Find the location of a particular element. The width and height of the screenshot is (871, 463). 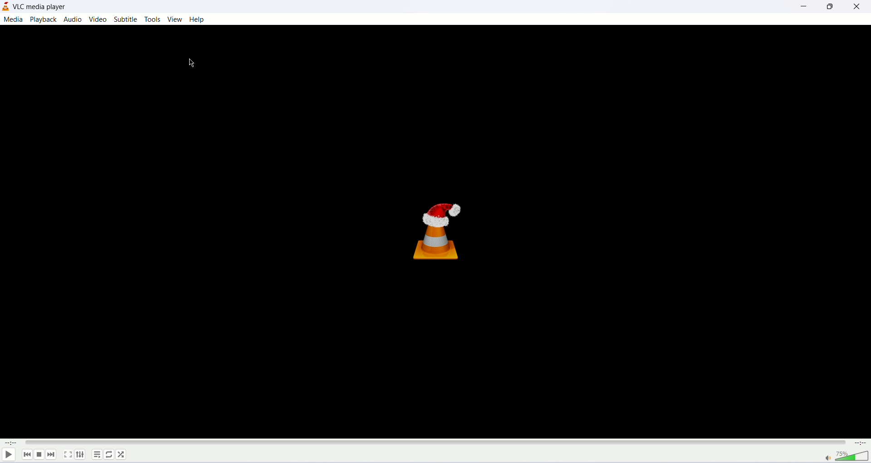

previous is located at coordinates (24, 454).